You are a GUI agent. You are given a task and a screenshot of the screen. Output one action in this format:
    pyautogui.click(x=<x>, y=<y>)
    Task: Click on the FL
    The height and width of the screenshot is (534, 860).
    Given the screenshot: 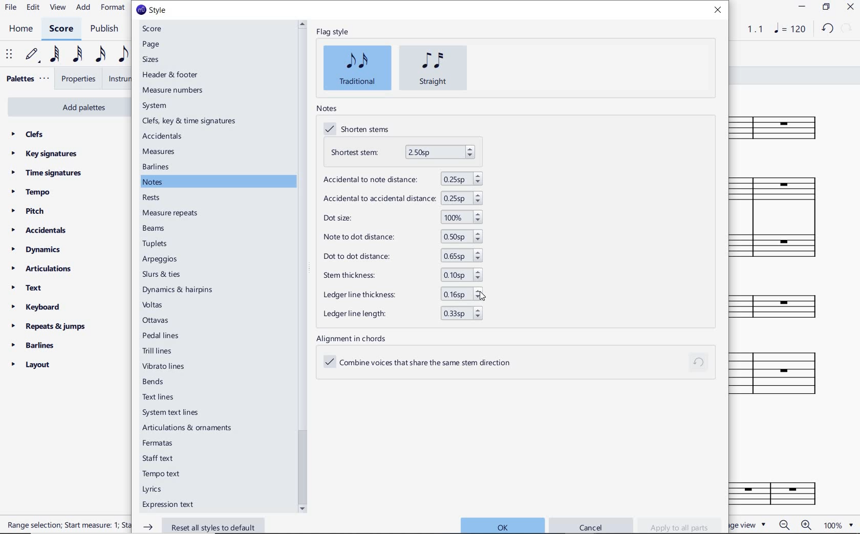 What is the action you would take?
    pyautogui.click(x=784, y=488)
    